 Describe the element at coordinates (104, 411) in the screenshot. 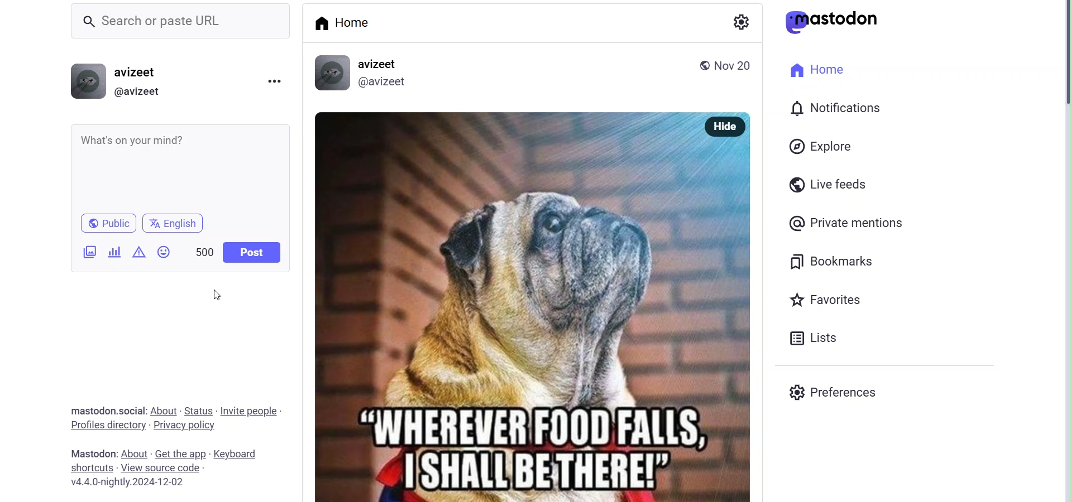

I see `mastodon social` at that location.